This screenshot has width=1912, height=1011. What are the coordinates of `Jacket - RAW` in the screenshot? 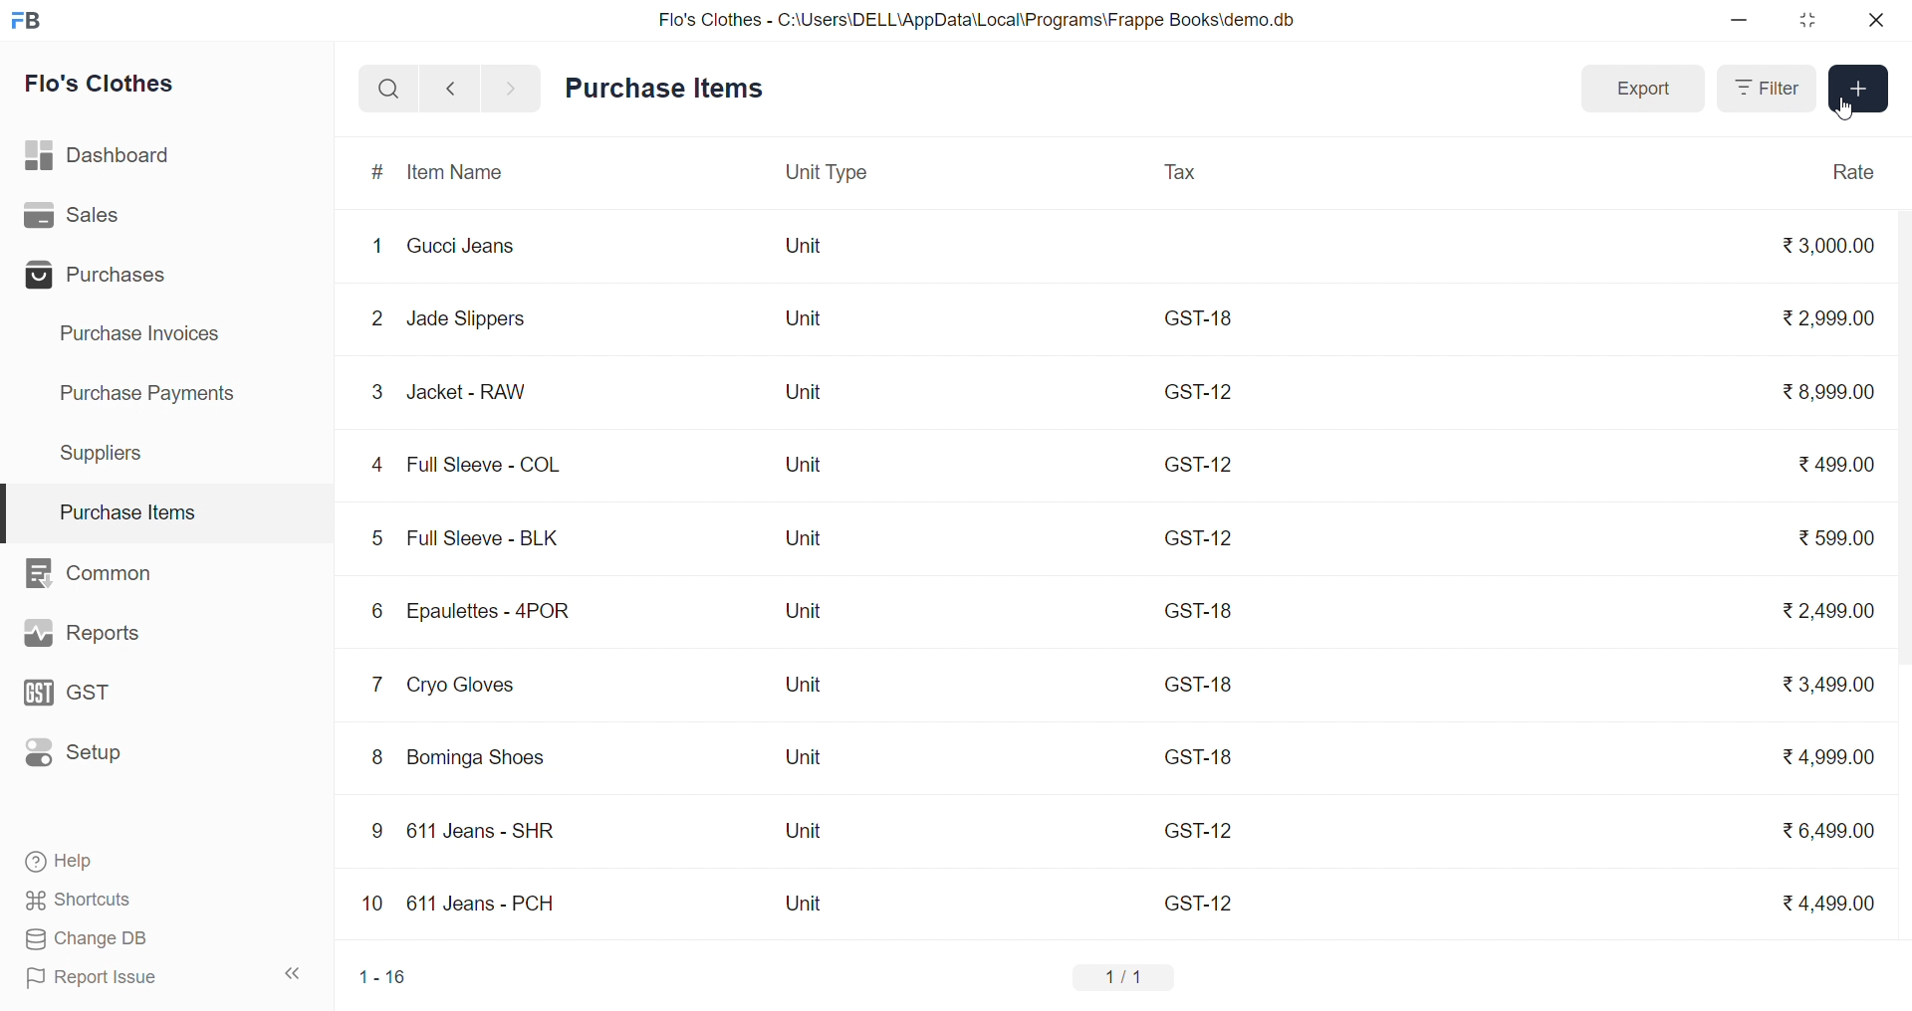 It's located at (473, 392).